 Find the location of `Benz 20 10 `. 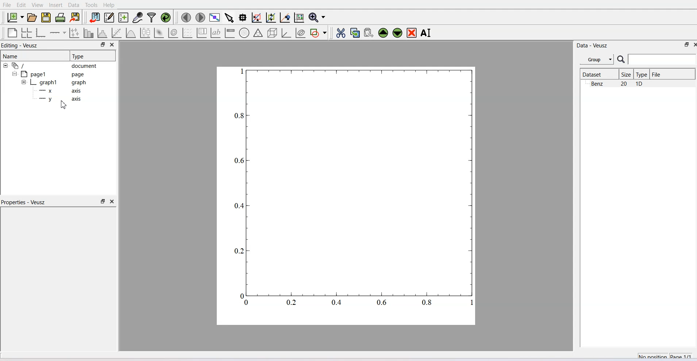

Benz 20 10  is located at coordinates (617, 84).